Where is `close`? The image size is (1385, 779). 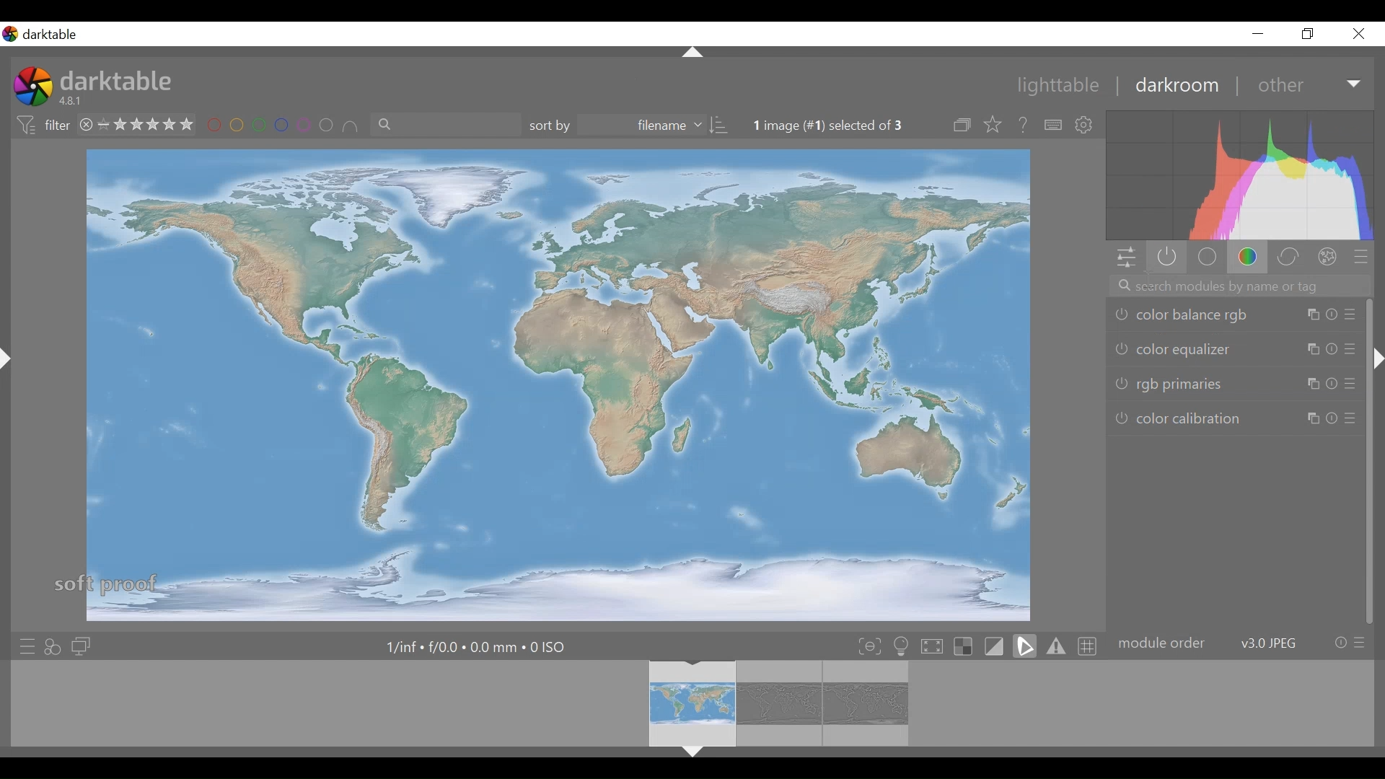 close is located at coordinates (1361, 34).